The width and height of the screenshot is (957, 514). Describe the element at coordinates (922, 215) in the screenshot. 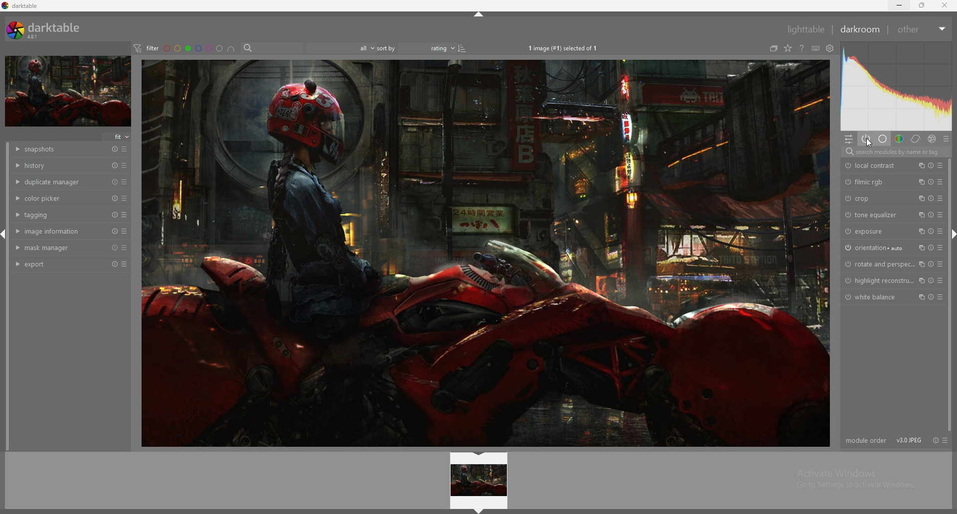

I see `multiple instances action` at that location.